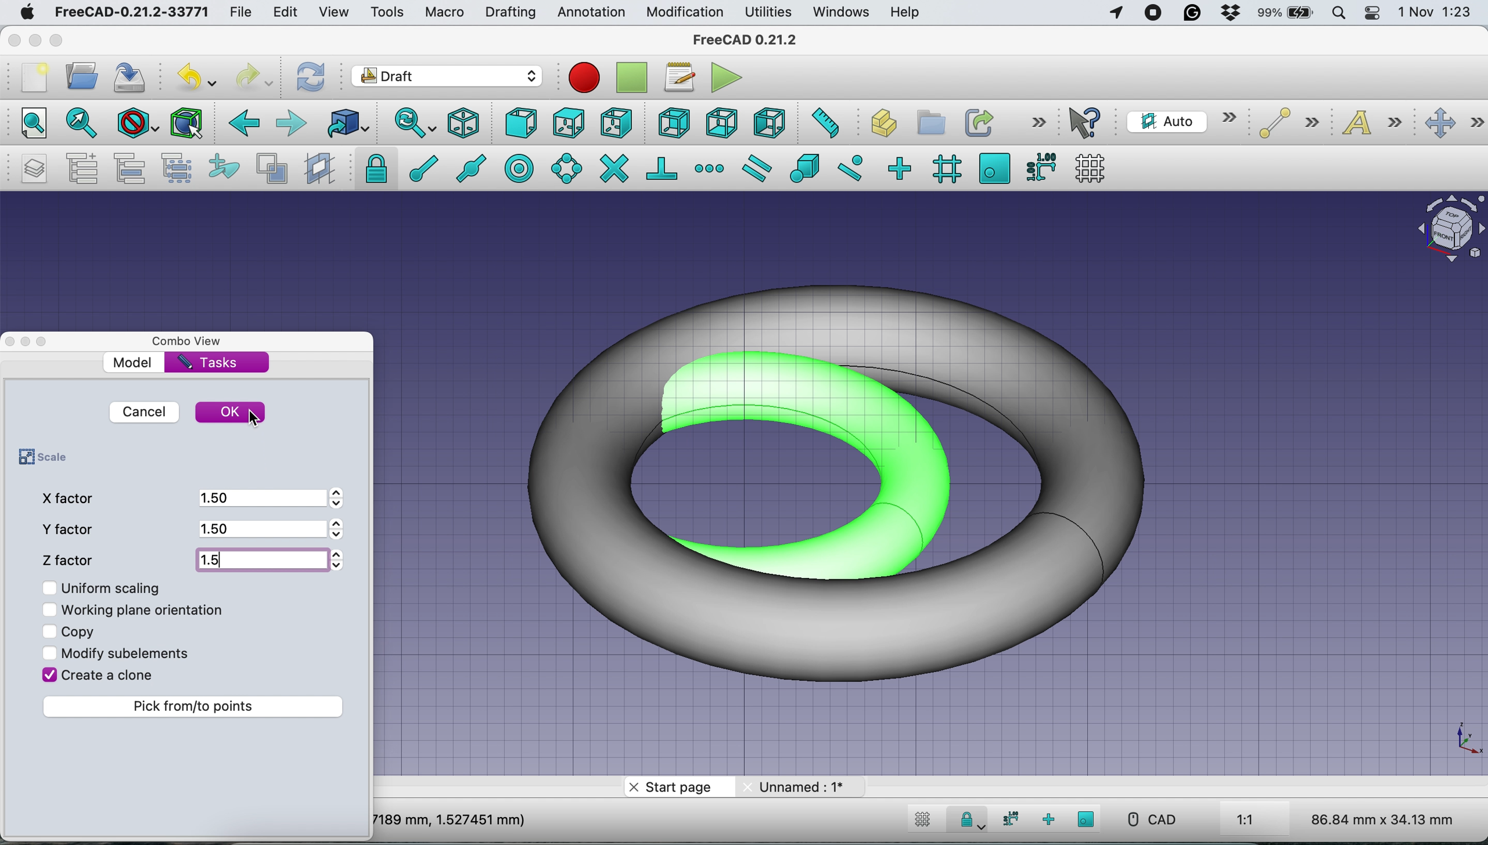 The image size is (1488, 845). Describe the element at coordinates (474, 167) in the screenshot. I see `snap midpoint` at that location.